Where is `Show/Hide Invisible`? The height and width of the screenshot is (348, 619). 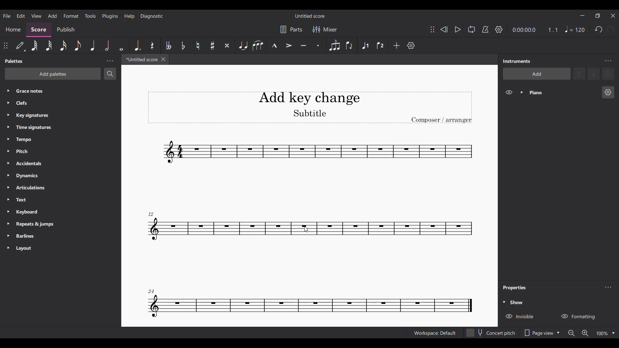 Show/Hide Invisible is located at coordinates (520, 317).